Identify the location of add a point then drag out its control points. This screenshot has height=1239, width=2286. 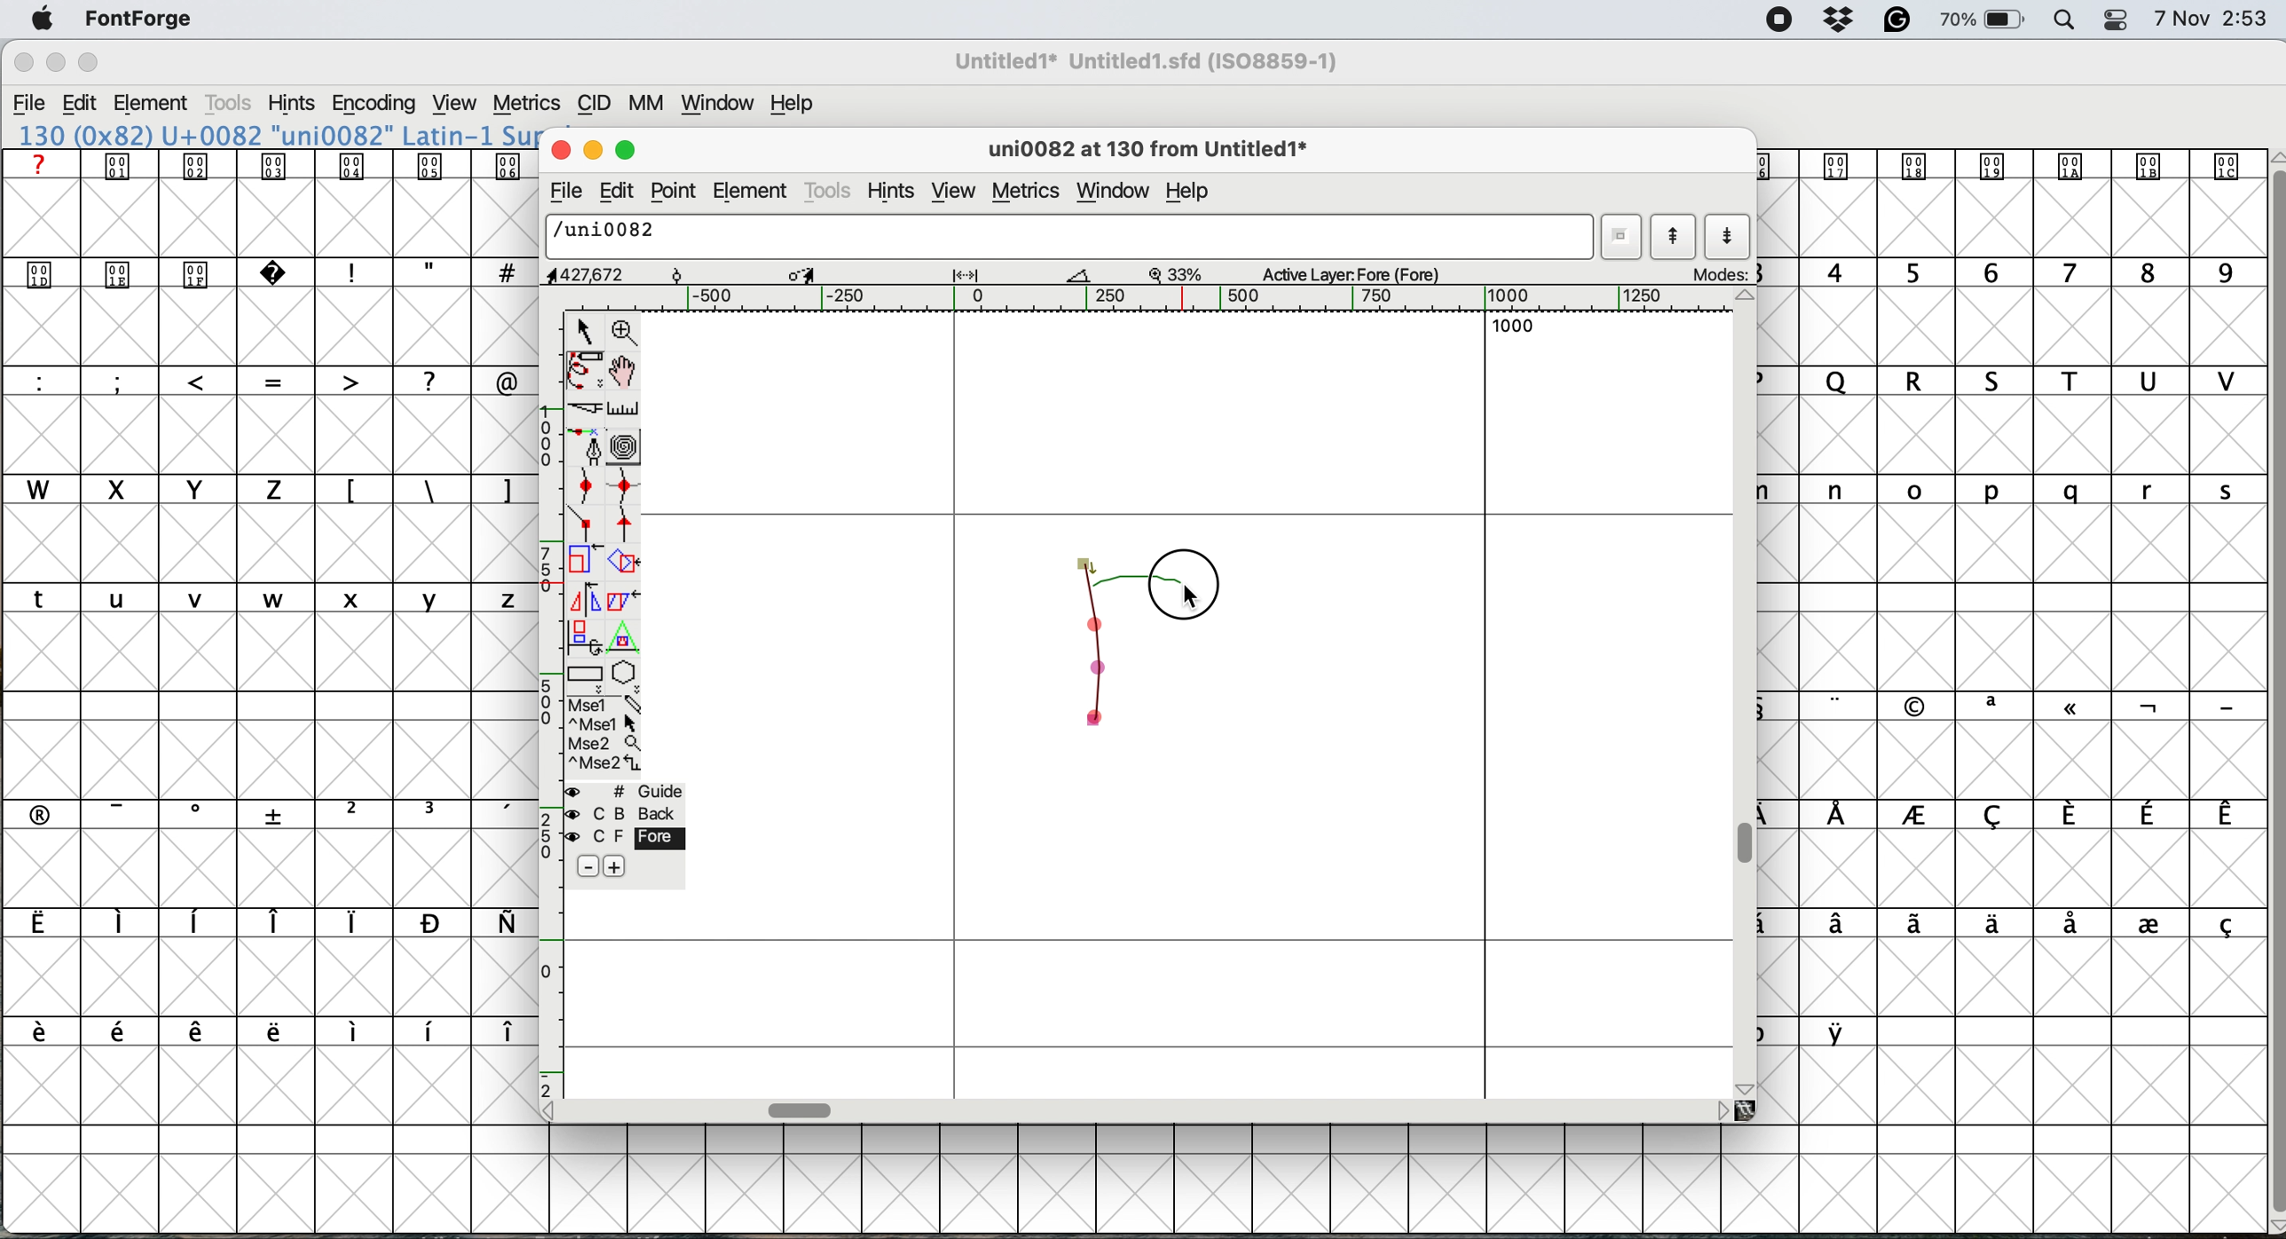
(587, 449).